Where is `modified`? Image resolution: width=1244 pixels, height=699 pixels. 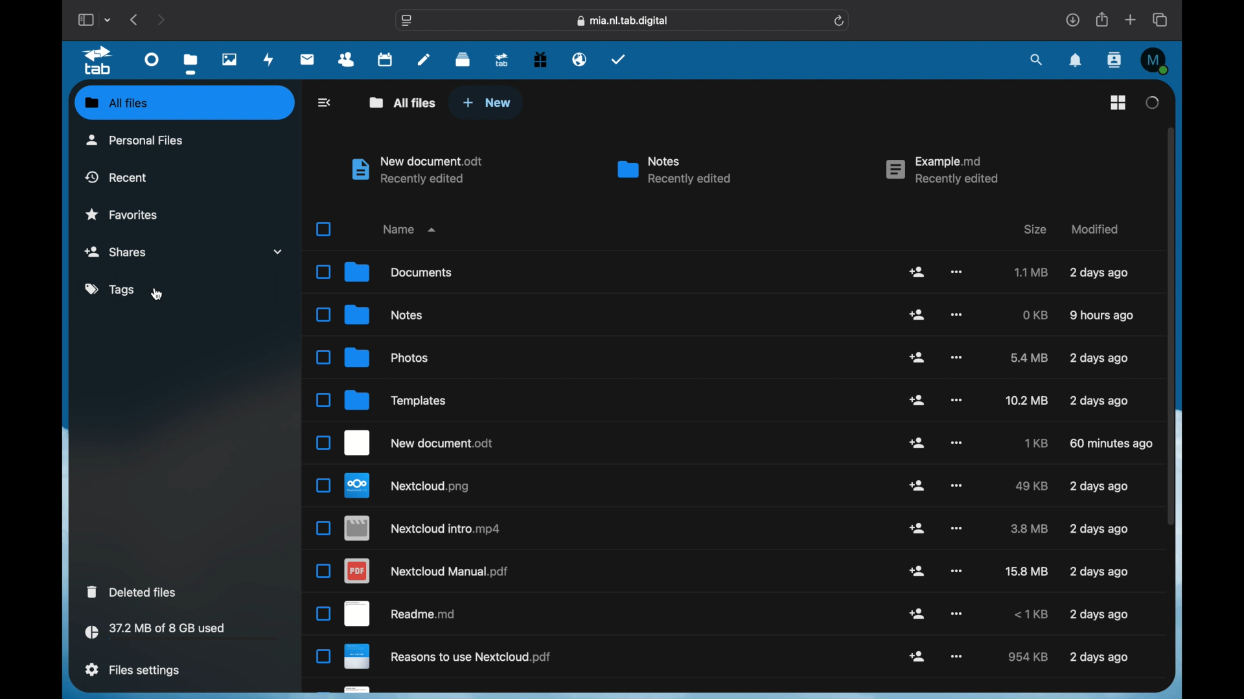 modified is located at coordinates (1099, 358).